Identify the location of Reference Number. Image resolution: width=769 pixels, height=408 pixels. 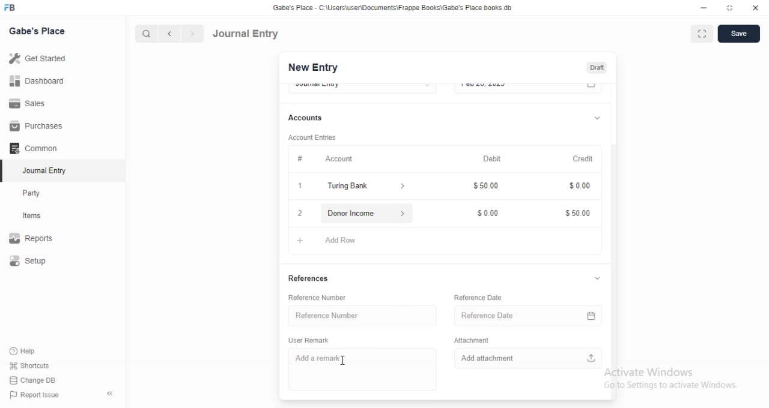
(359, 315).